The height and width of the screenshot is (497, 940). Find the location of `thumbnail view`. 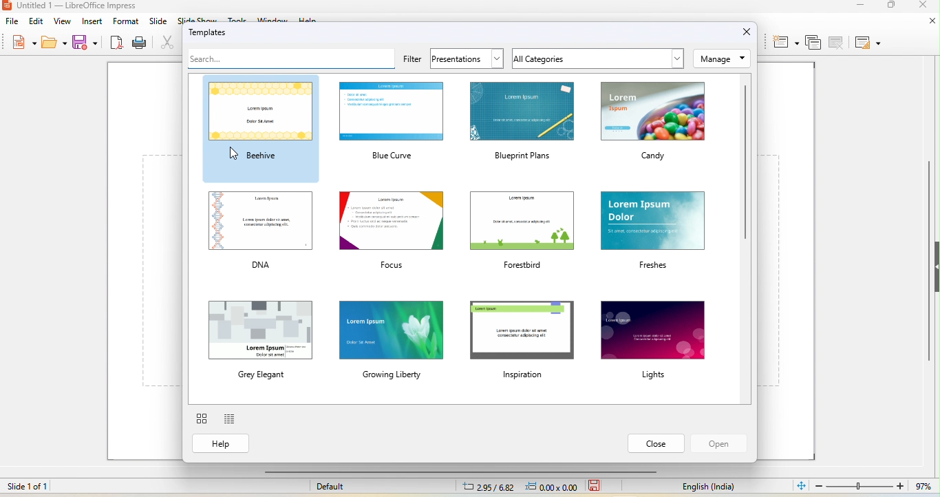

thumbnail view is located at coordinates (202, 419).